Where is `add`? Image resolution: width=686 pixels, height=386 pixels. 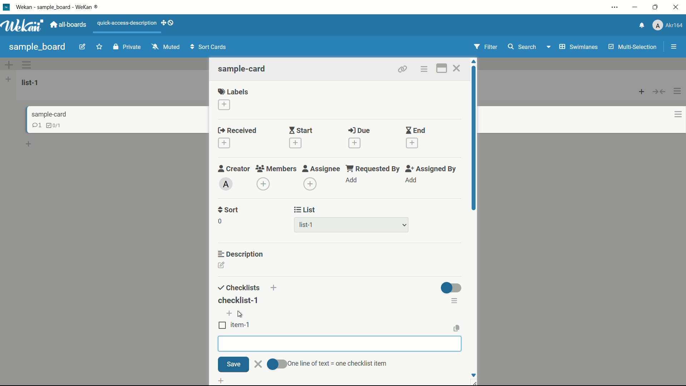
add is located at coordinates (29, 143).